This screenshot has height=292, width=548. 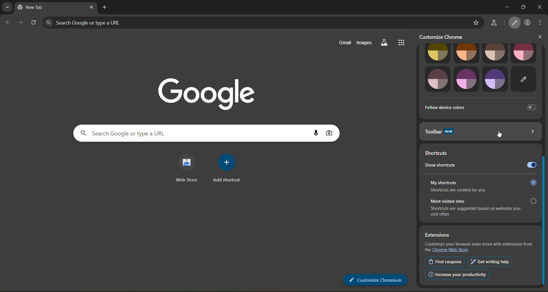 I want to click on slider, so click(x=545, y=166).